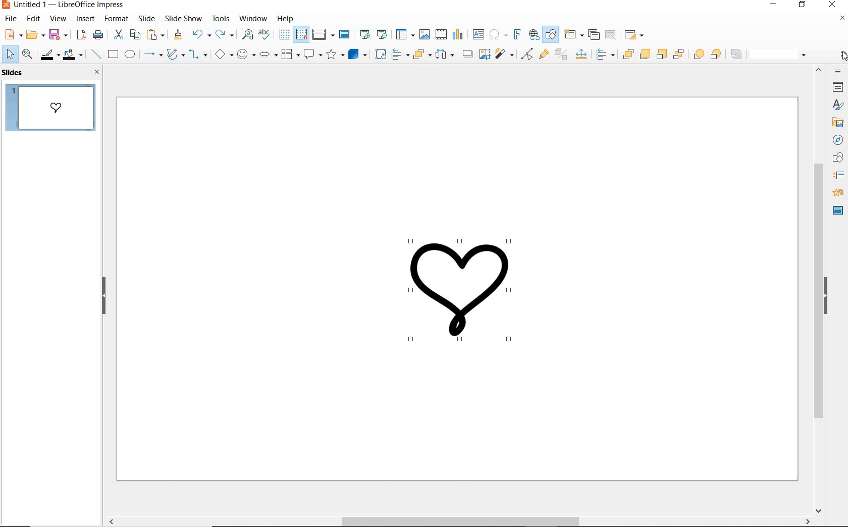  Describe the element at coordinates (458, 36) in the screenshot. I see `insert chart` at that location.